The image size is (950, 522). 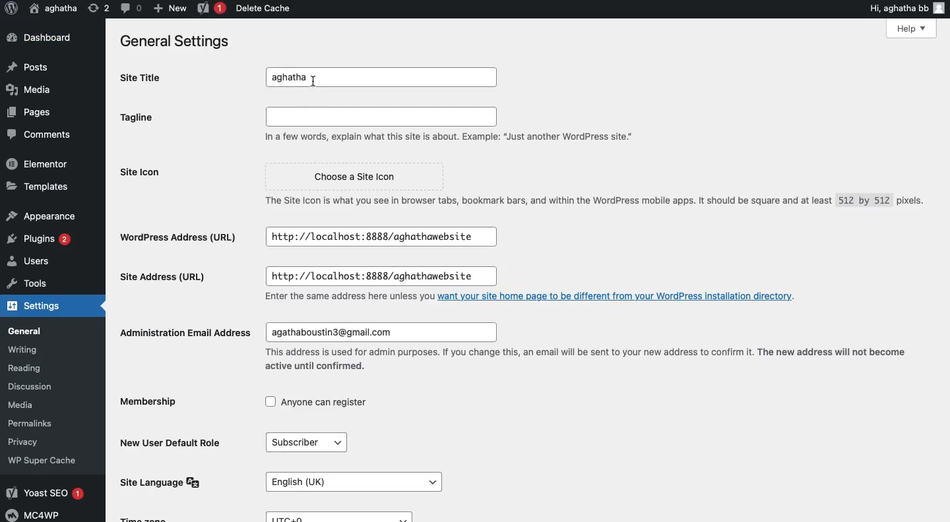 What do you see at coordinates (33, 422) in the screenshot?
I see `Permalinks` at bounding box center [33, 422].